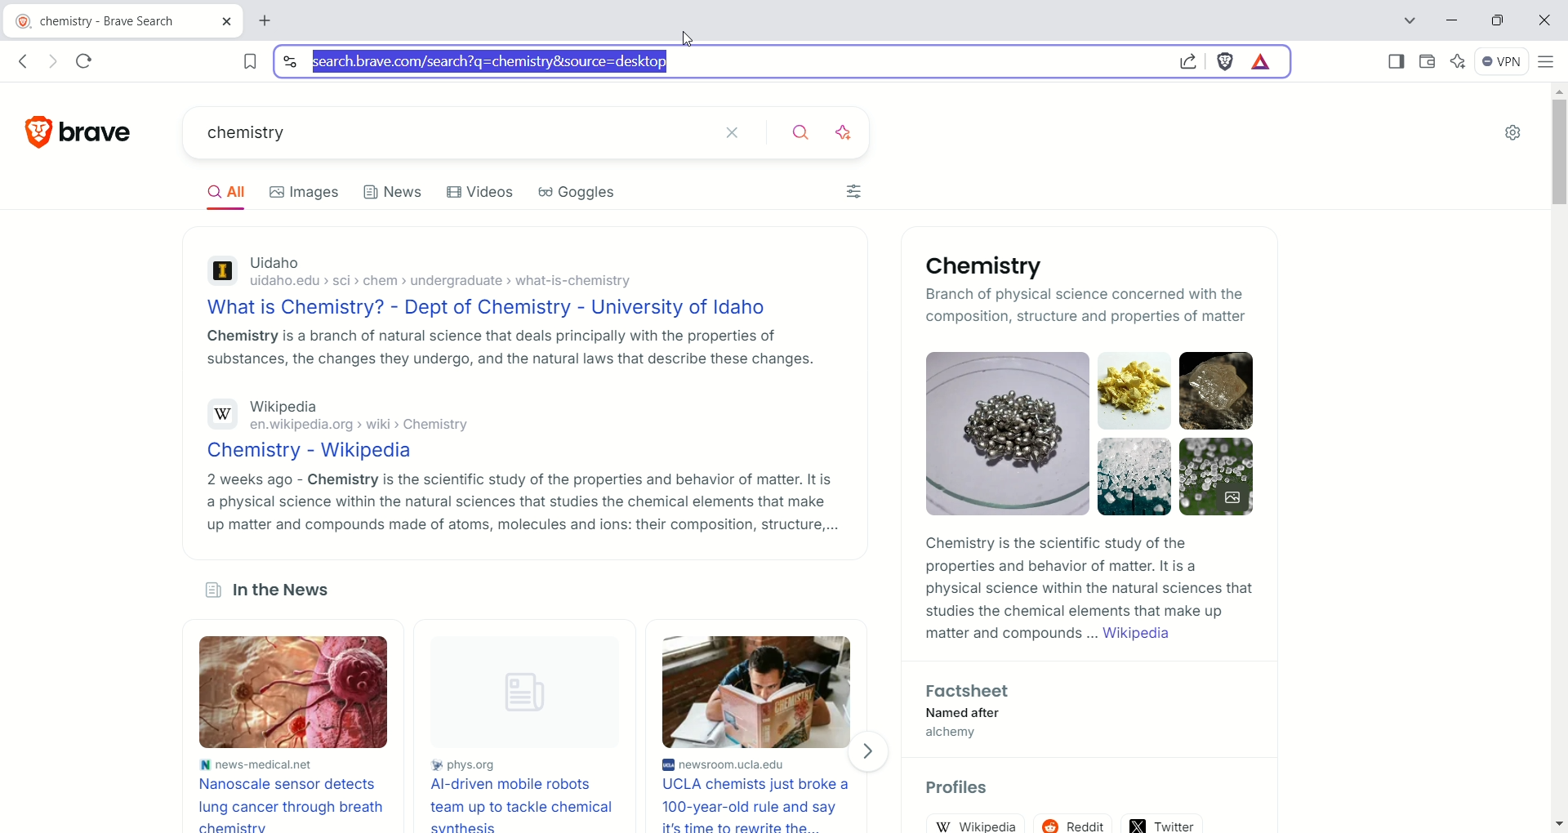 This screenshot has width=1568, height=833. What do you see at coordinates (270, 21) in the screenshot?
I see `current tab` at bounding box center [270, 21].